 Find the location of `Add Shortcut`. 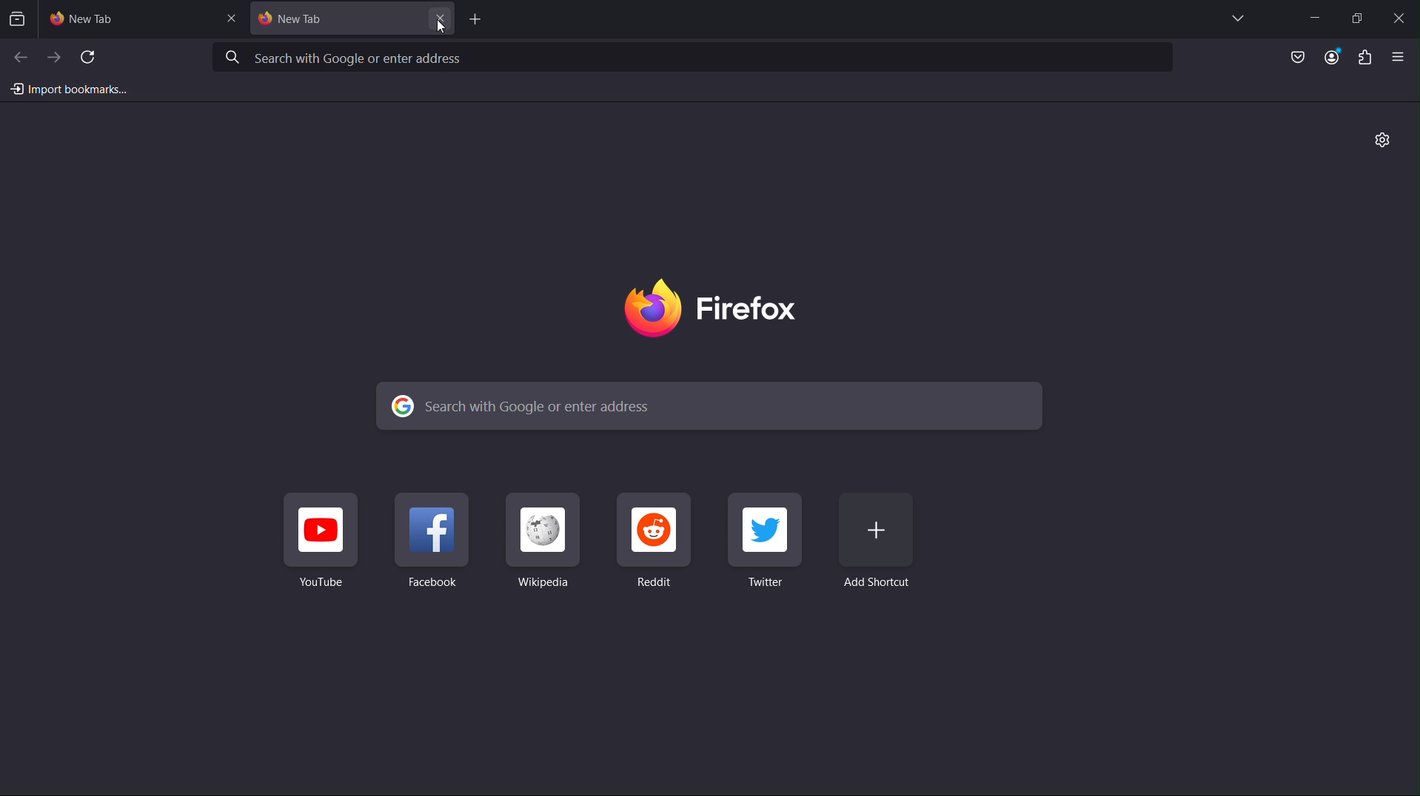

Add Shortcut is located at coordinates (886, 549).